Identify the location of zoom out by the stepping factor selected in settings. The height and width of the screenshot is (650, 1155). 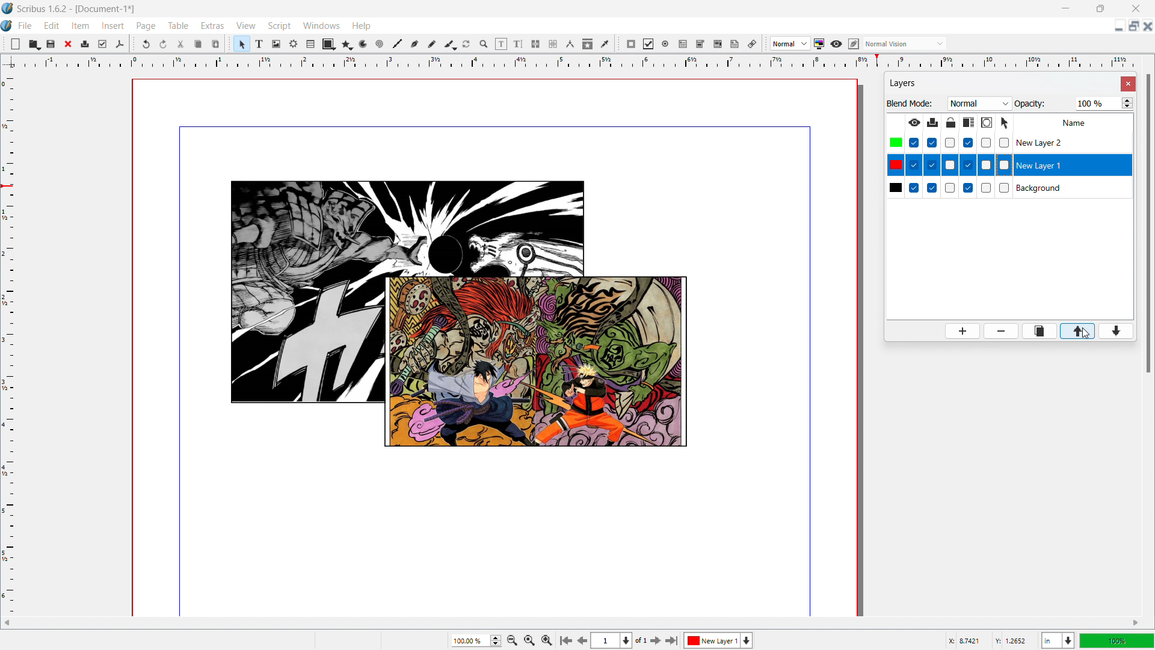
(512, 640).